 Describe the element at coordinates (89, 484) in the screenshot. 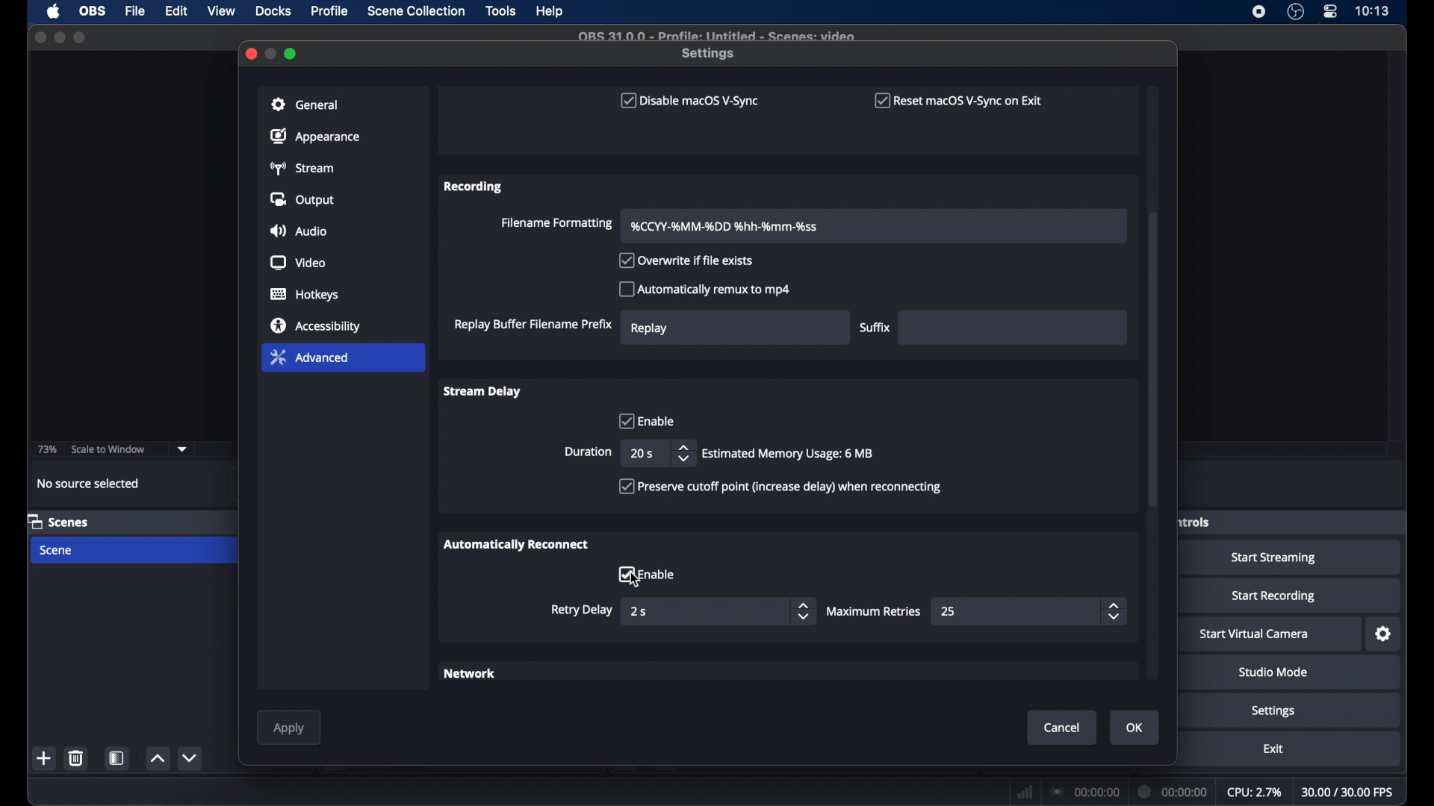

I see `no source selected` at that location.